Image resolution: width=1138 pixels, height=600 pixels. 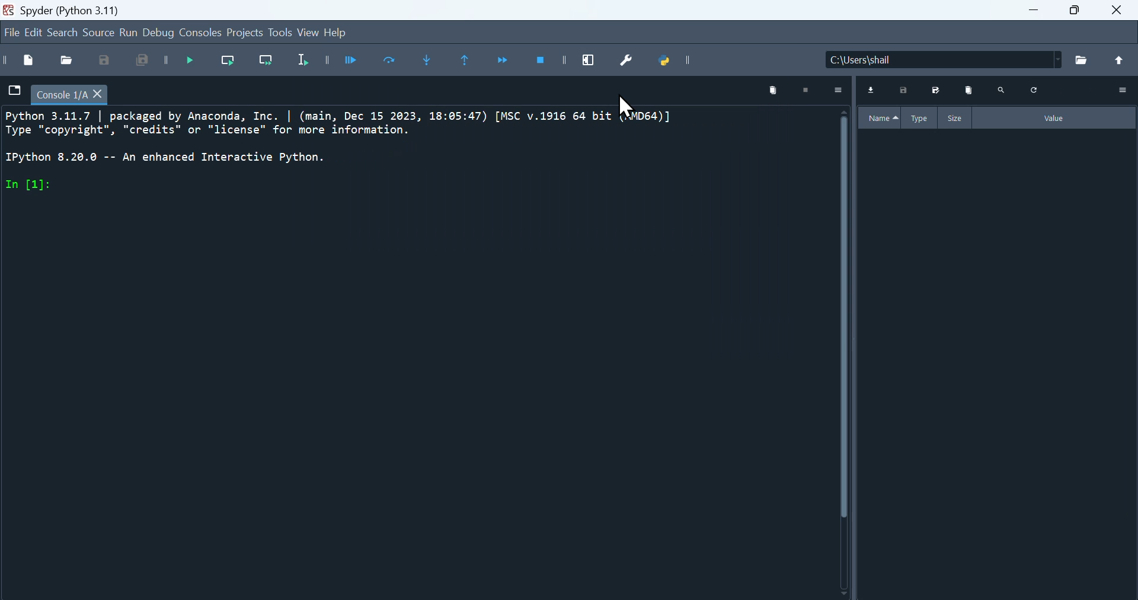 I want to click on Tools, so click(x=278, y=33).